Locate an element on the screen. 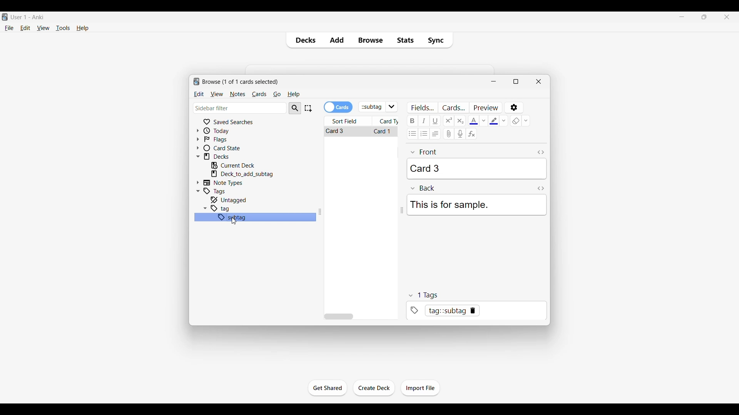  Remove formatting options is located at coordinates (526, 121).